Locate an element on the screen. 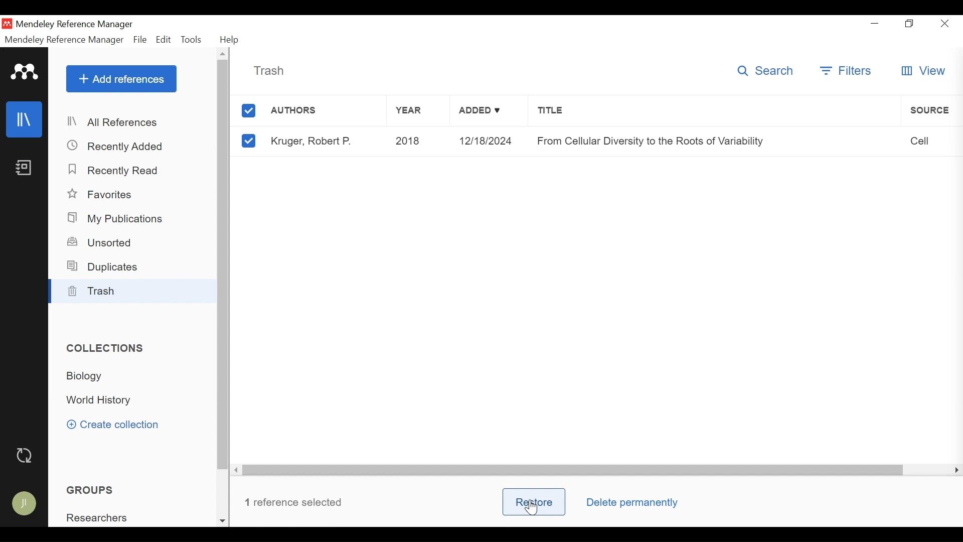  Authors is located at coordinates (326, 112).